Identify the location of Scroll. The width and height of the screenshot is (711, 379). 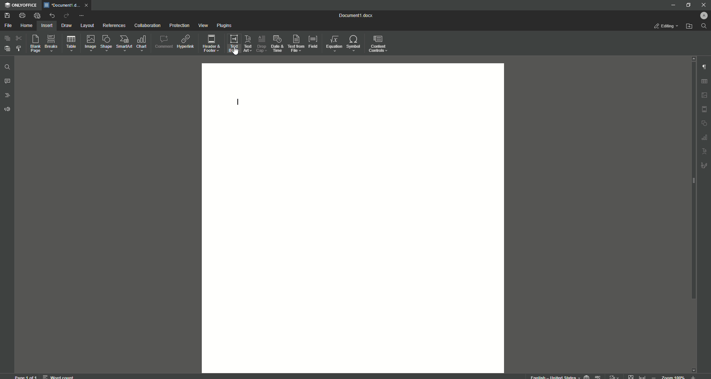
(691, 185).